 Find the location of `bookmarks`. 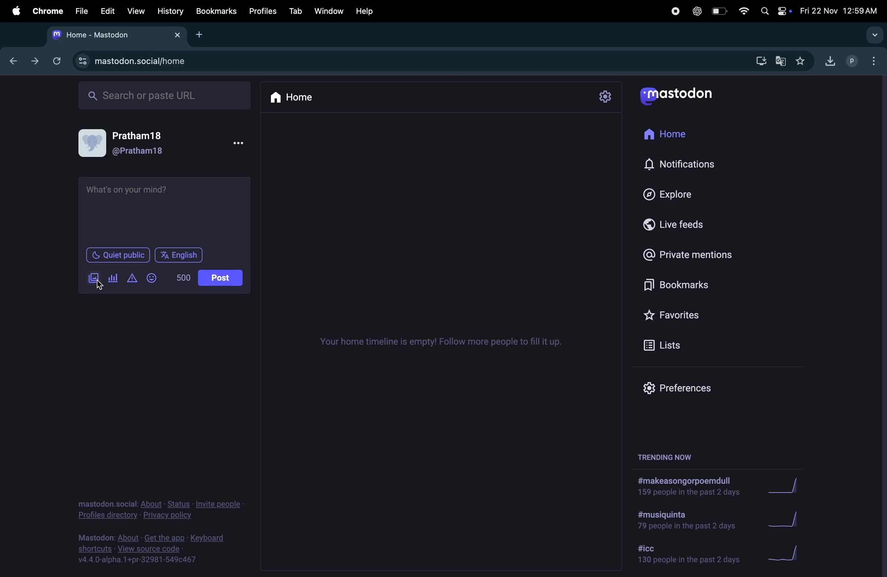

bookmarks is located at coordinates (701, 284).